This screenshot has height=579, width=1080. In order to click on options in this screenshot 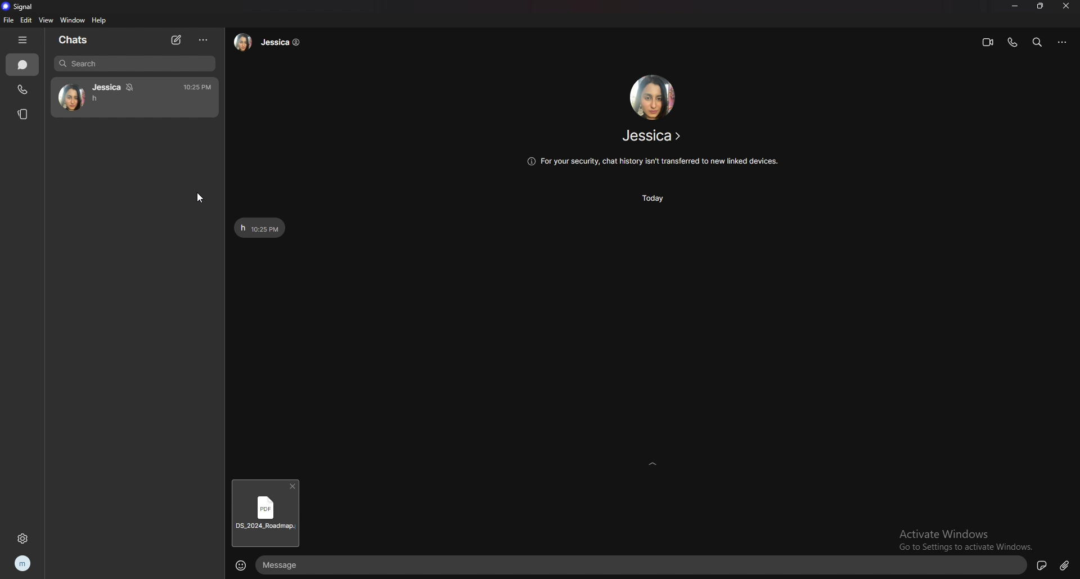, I will do `click(1064, 42)`.